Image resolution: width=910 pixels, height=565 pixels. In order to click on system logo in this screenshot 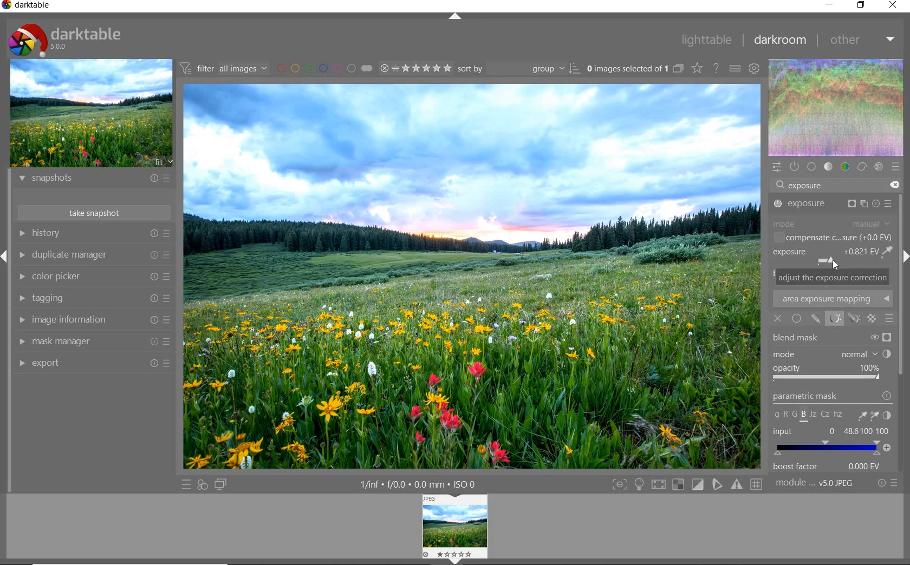, I will do `click(66, 39)`.